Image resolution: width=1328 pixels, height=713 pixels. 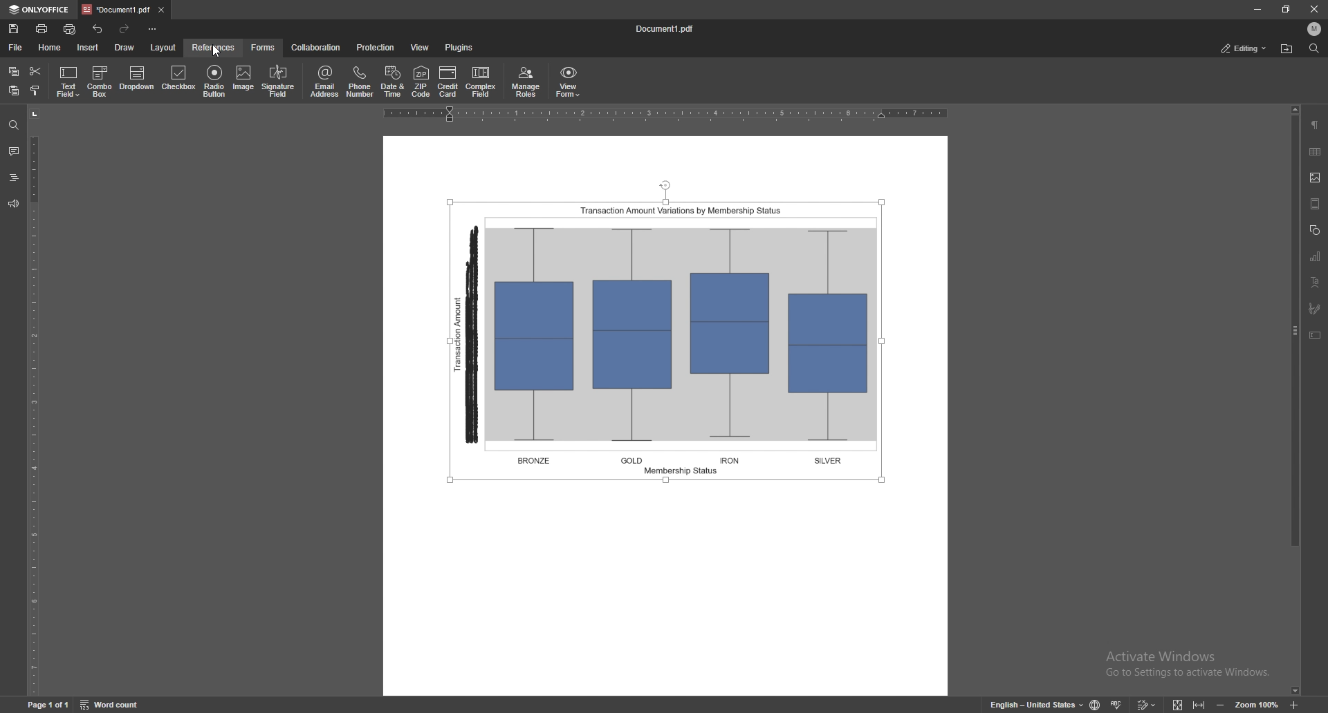 I want to click on status, so click(x=1243, y=48).